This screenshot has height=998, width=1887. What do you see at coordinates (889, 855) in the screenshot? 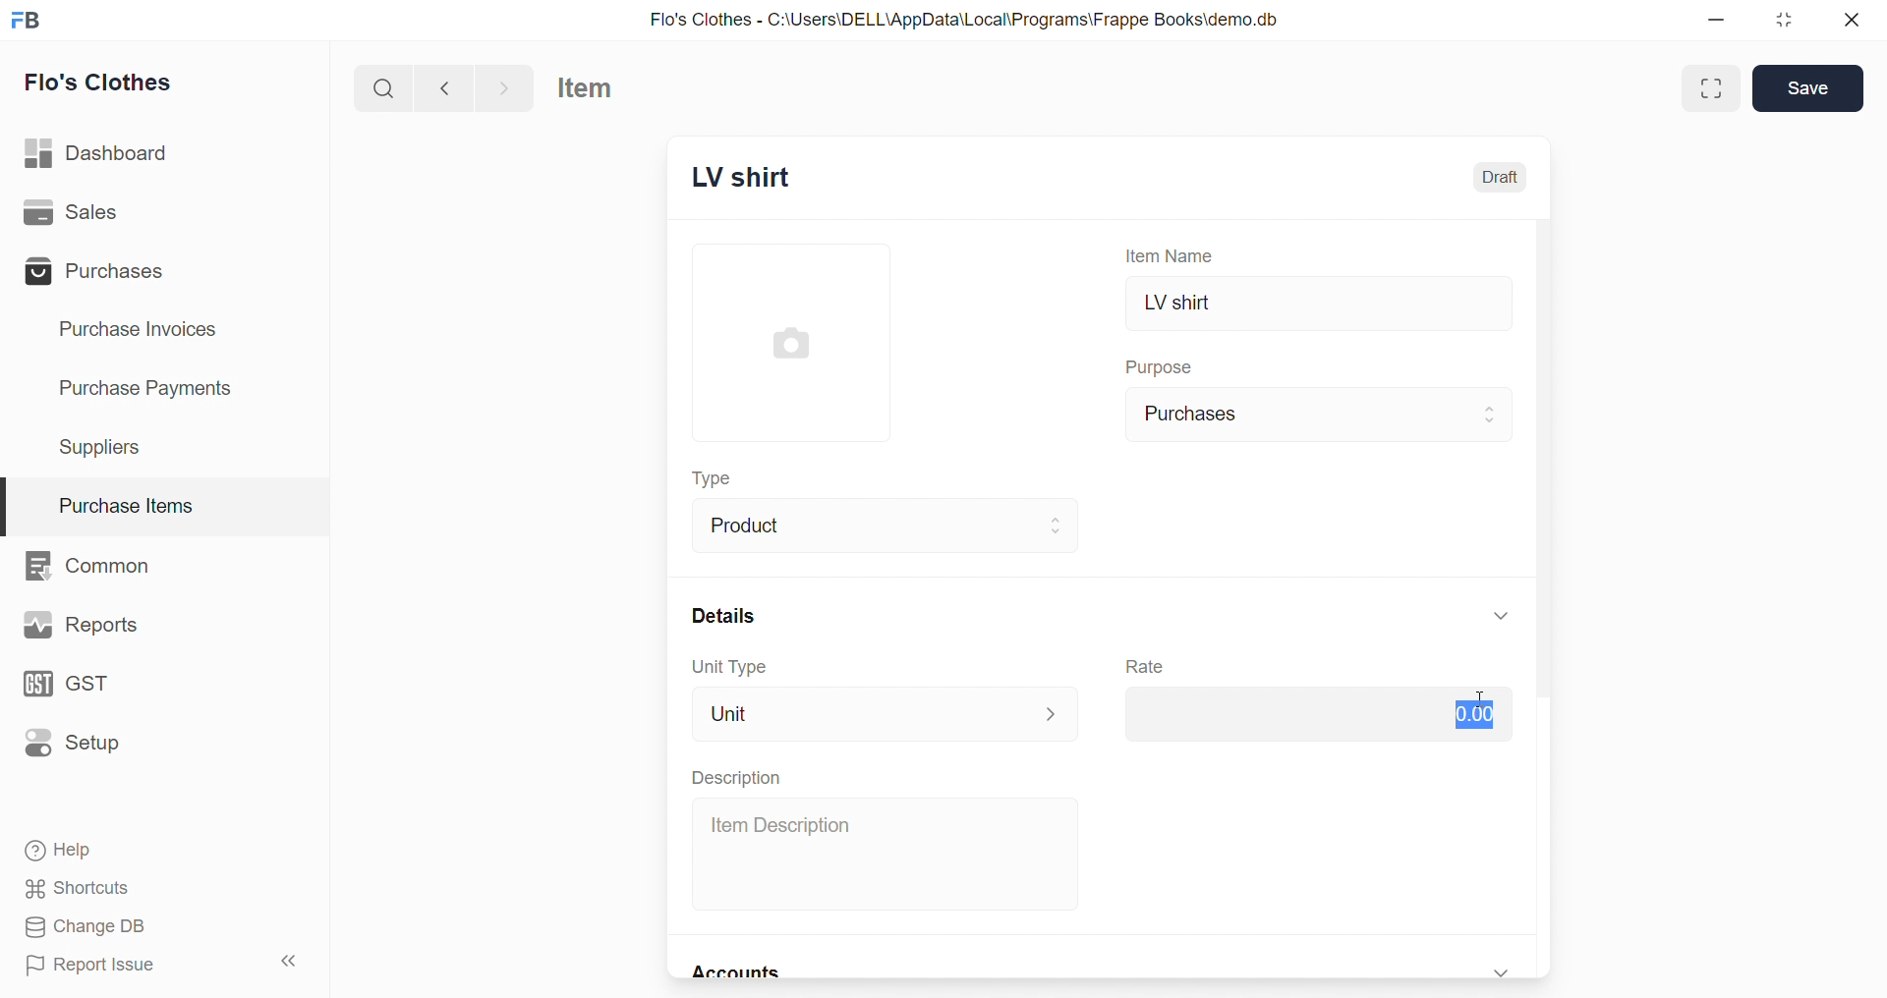
I see `Item Description` at bounding box center [889, 855].